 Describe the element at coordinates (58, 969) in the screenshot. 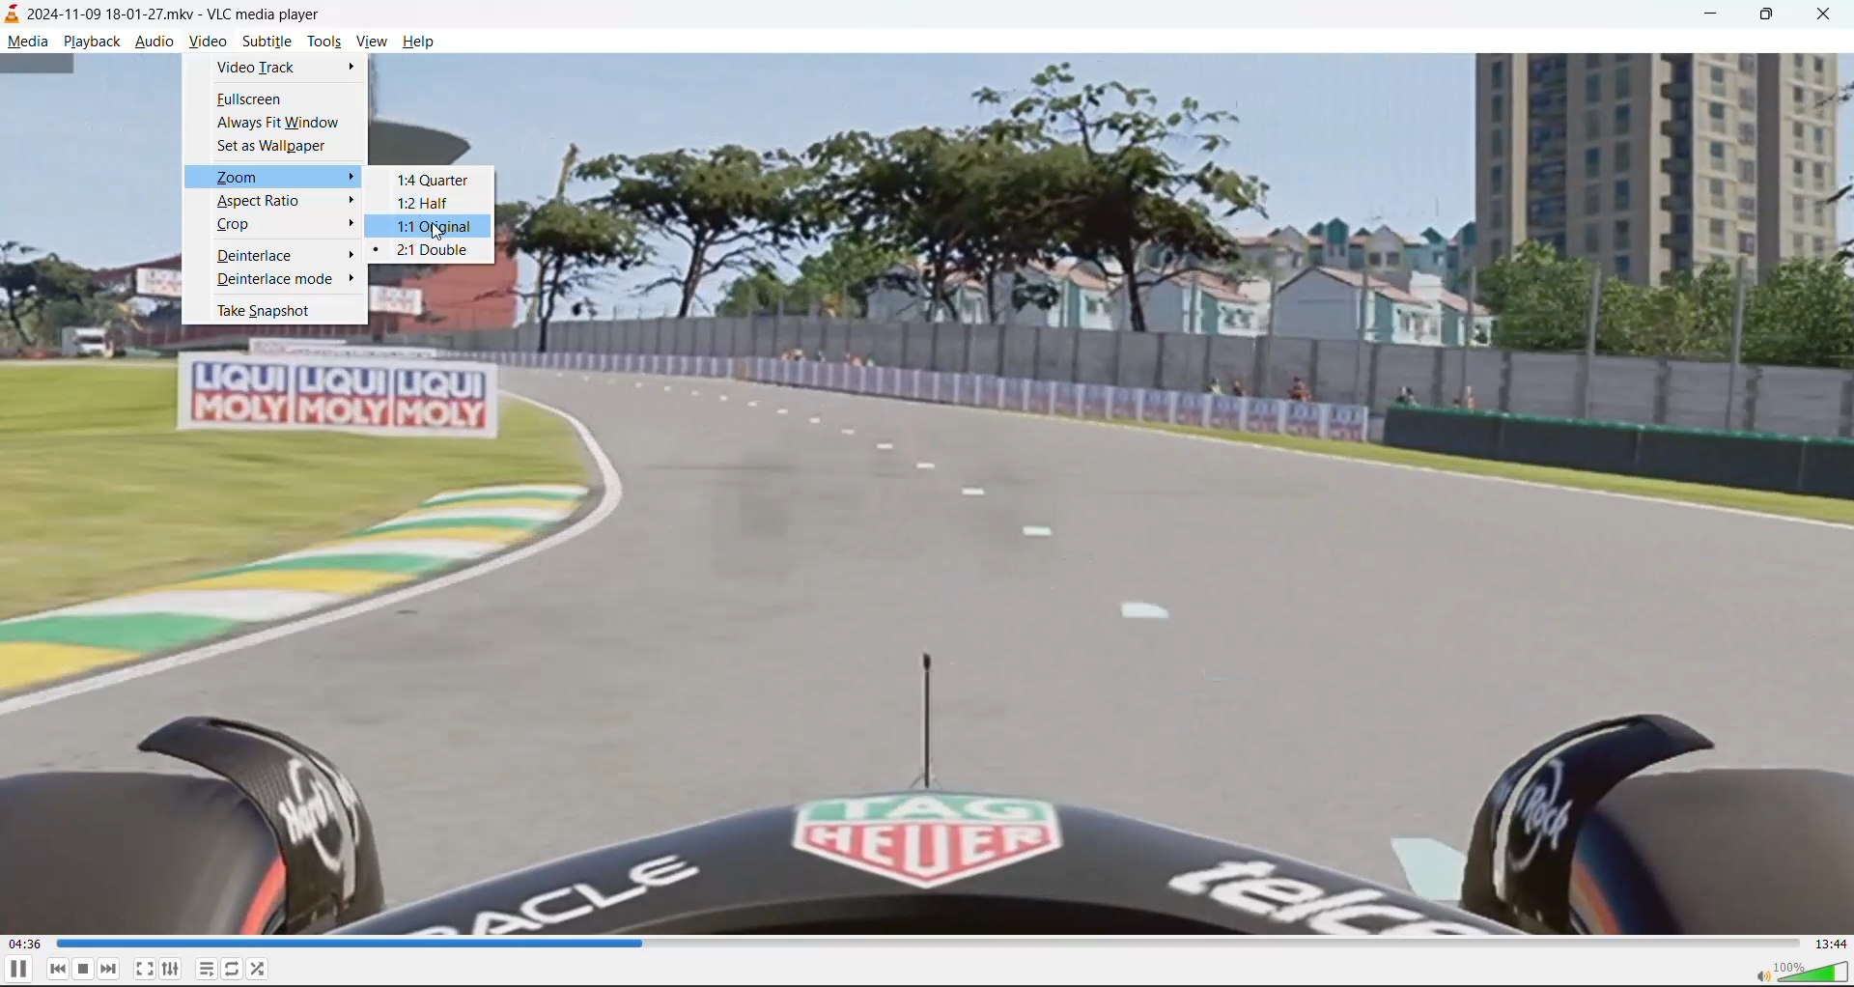

I see `previous` at that location.